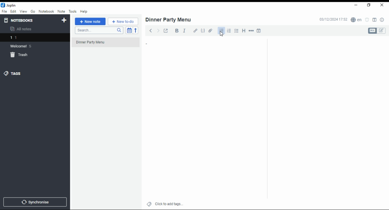 This screenshot has height=210, width=389. I want to click on new to-do list, so click(123, 22).